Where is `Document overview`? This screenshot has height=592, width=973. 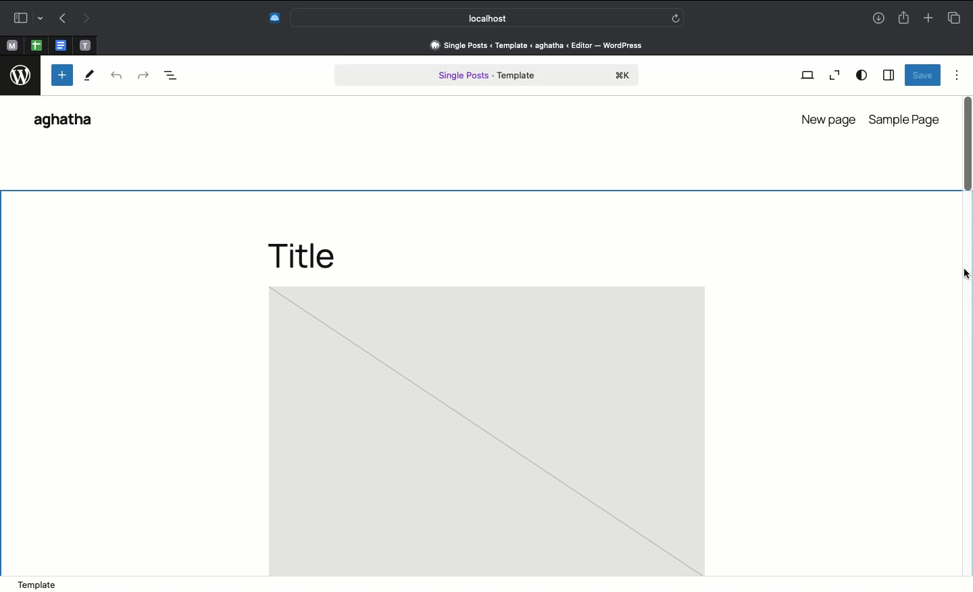 Document overview is located at coordinates (178, 76).